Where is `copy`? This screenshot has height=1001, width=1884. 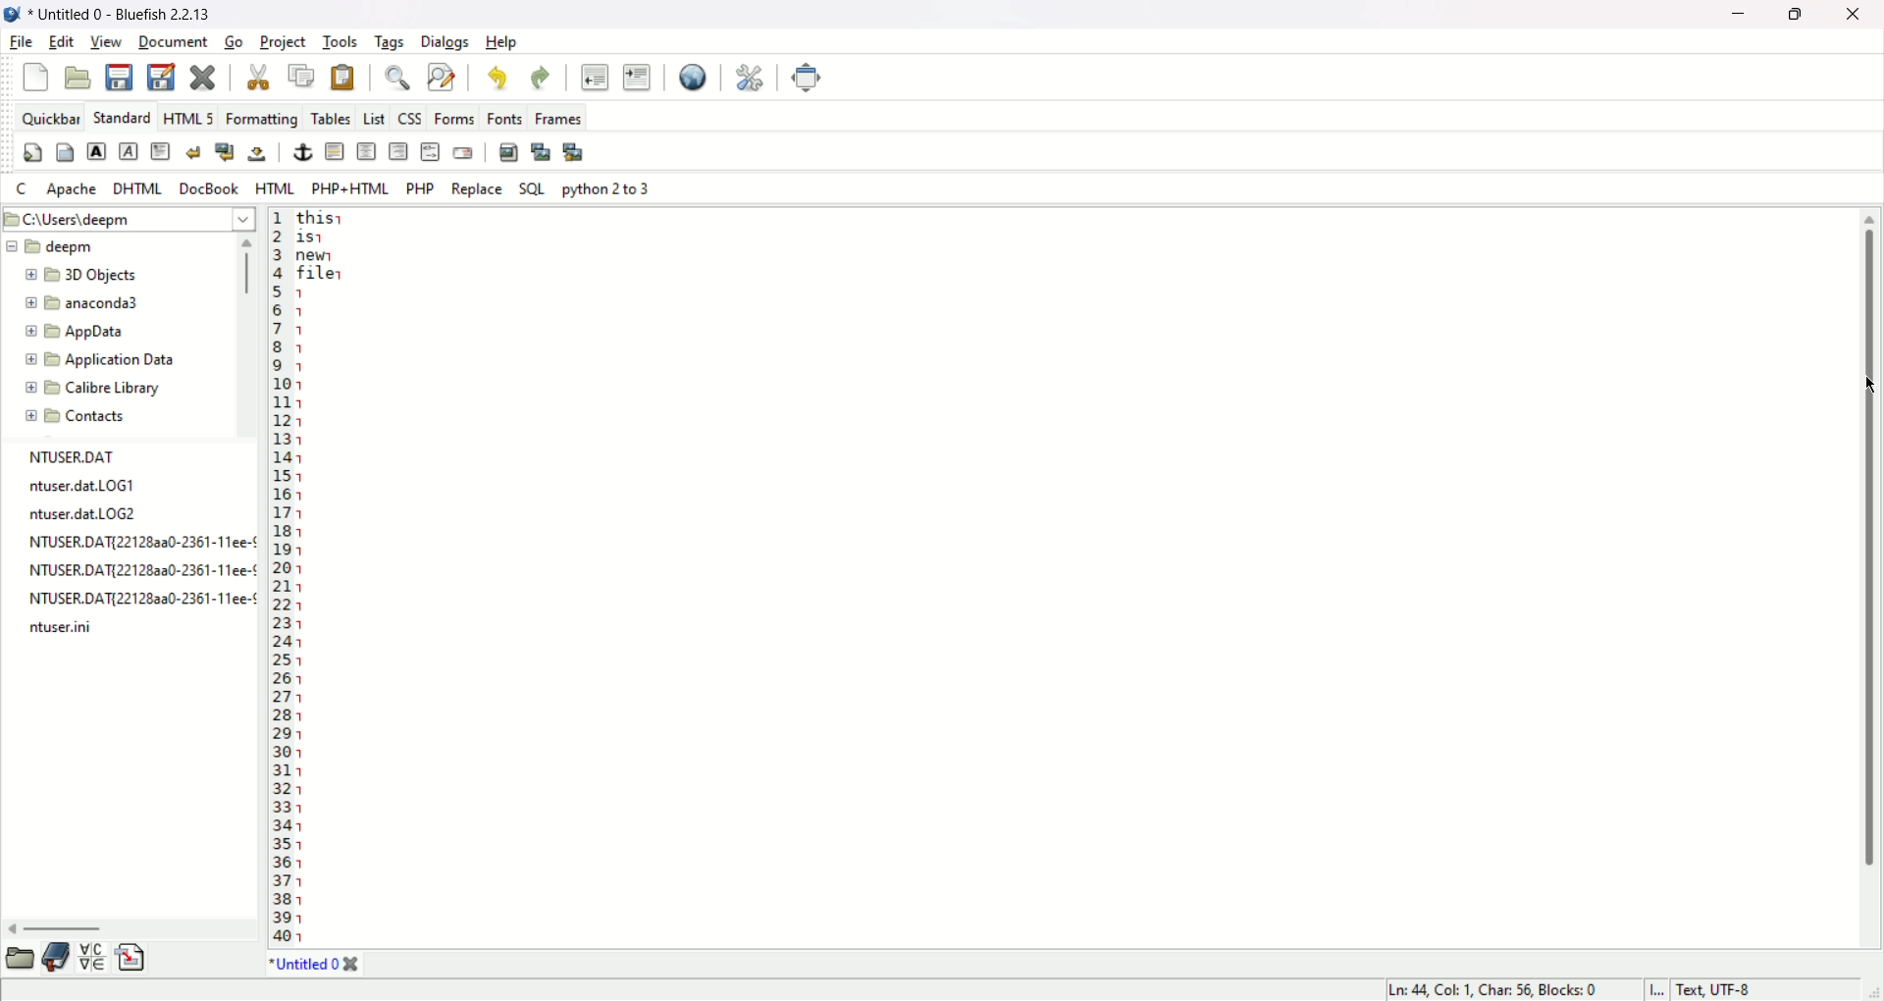 copy is located at coordinates (304, 77).